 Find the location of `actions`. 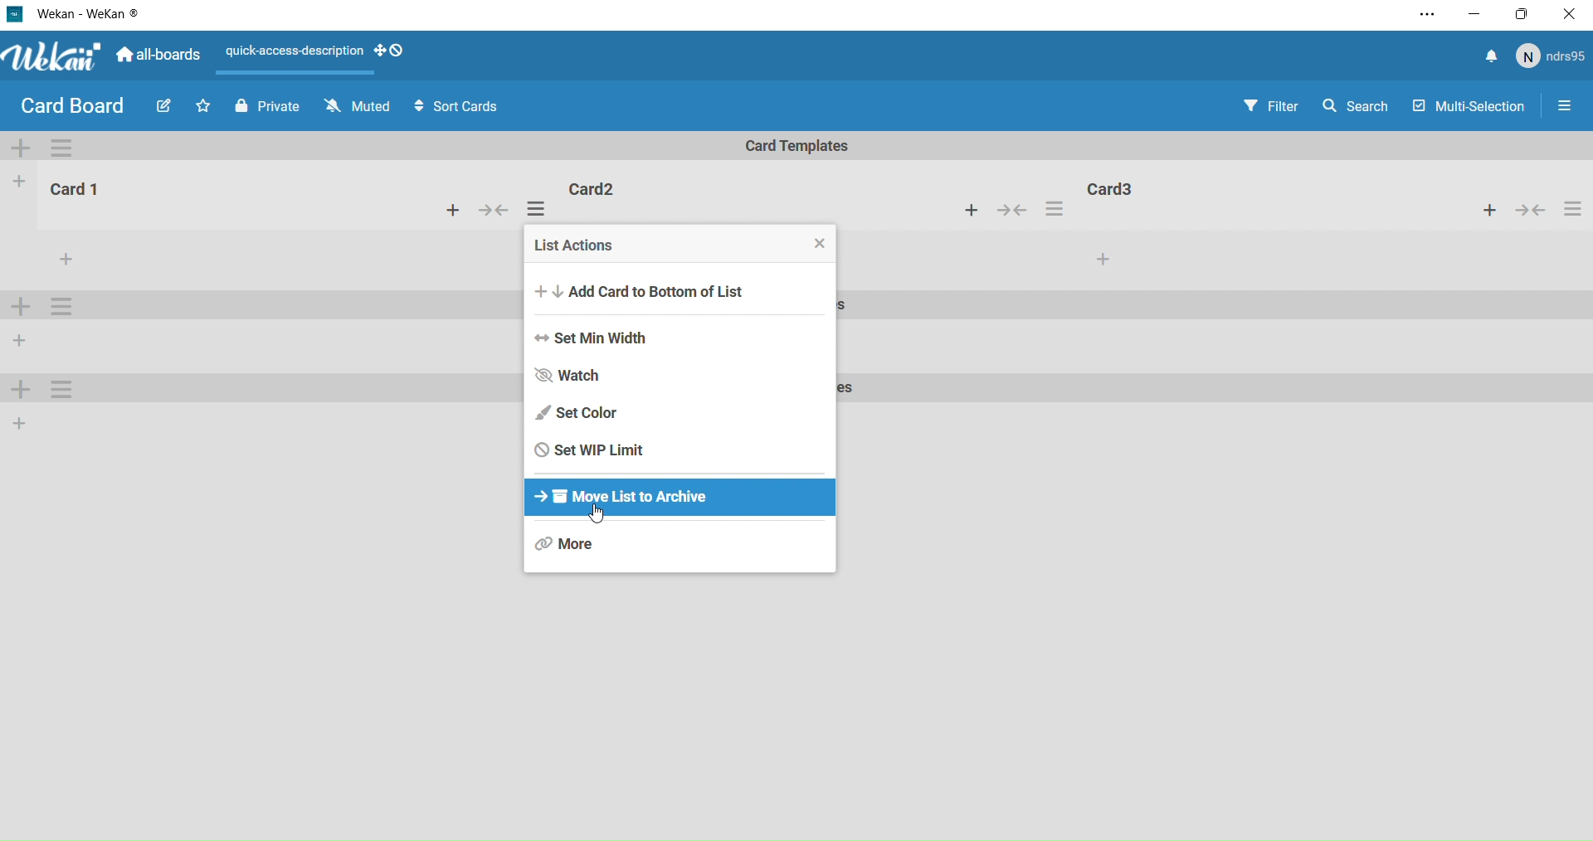

actions is located at coordinates (1056, 209).